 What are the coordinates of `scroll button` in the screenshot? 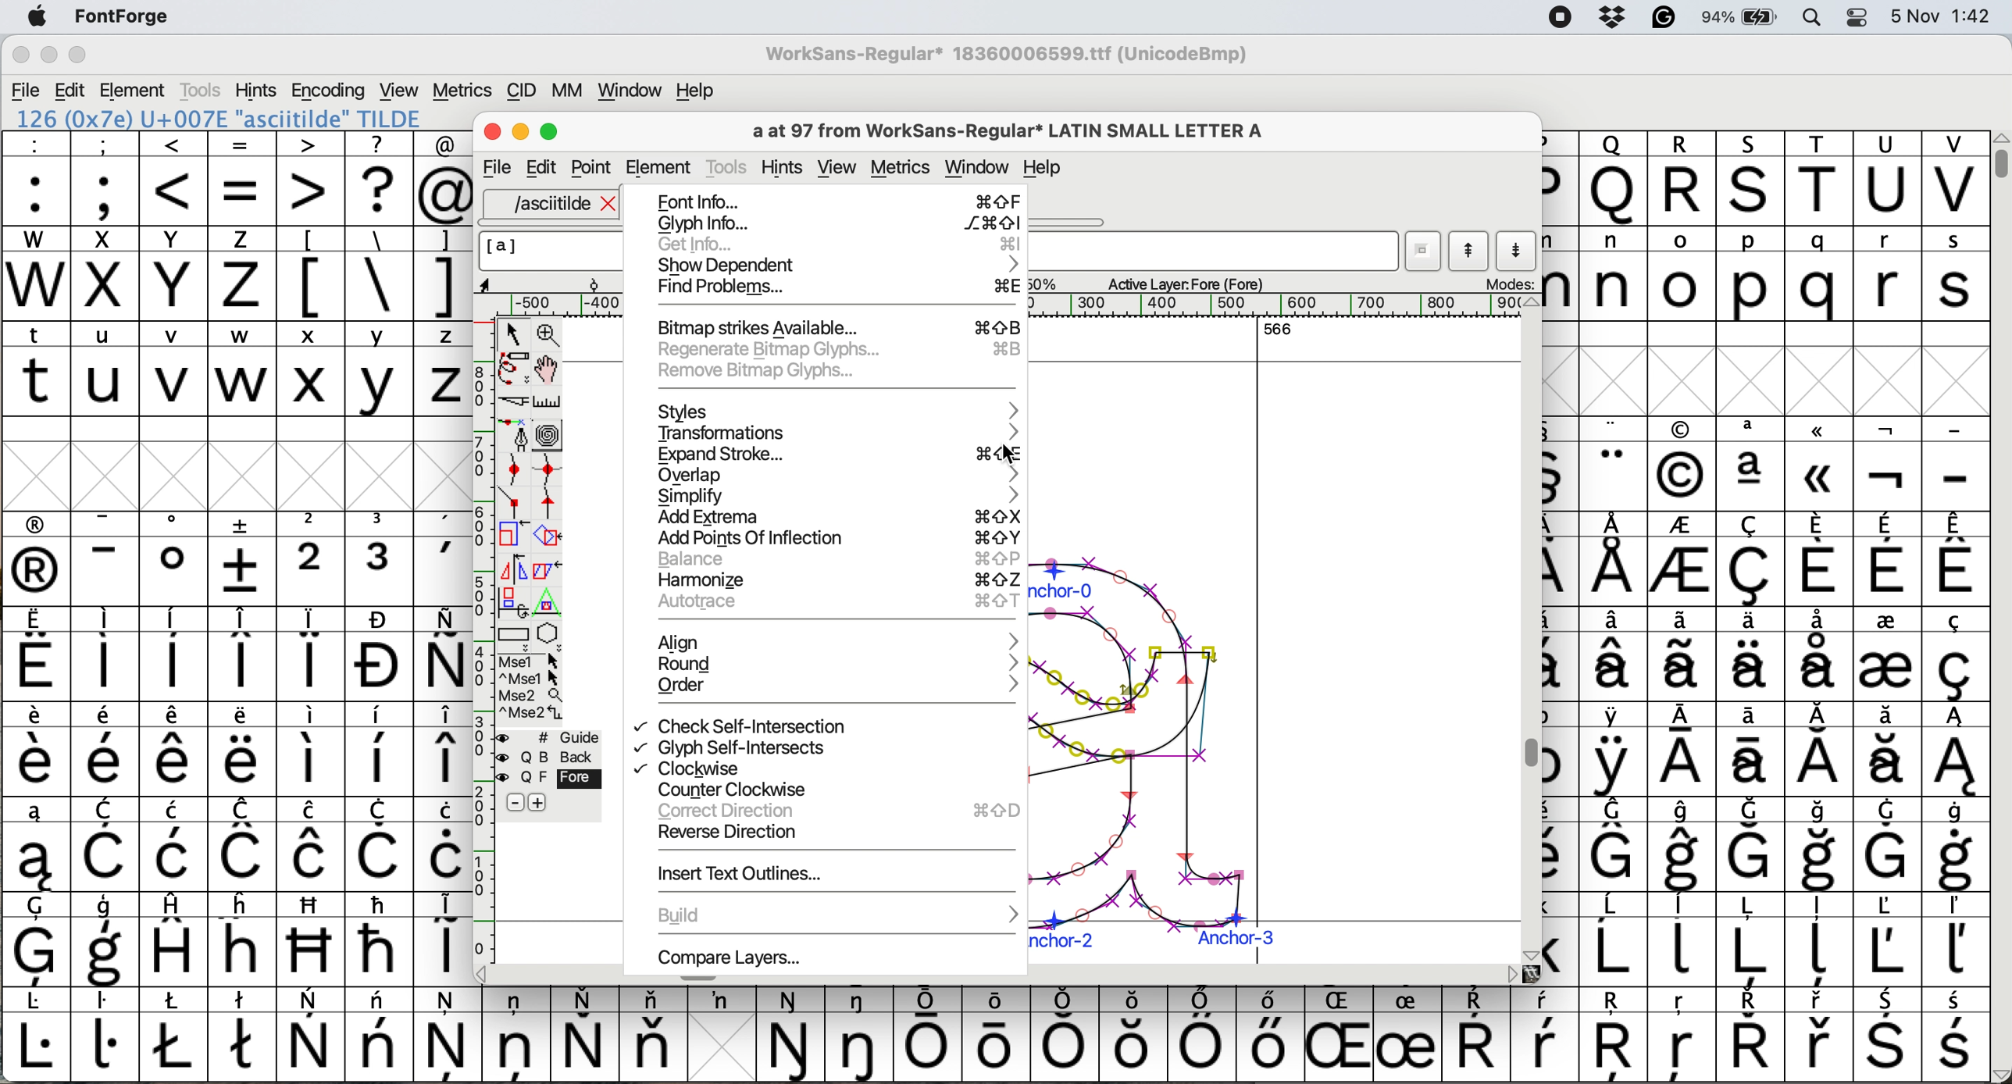 It's located at (483, 972).